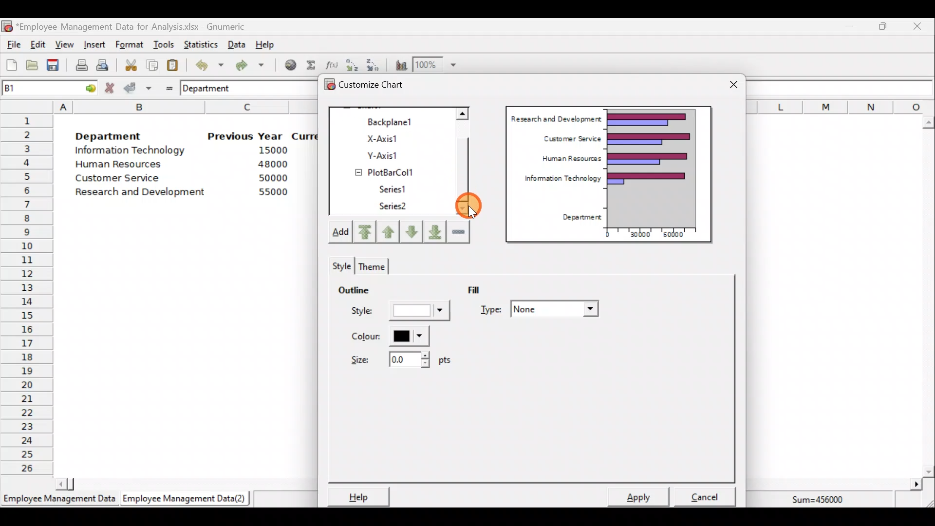 The image size is (935, 526). I want to click on Minimize, so click(847, 28).